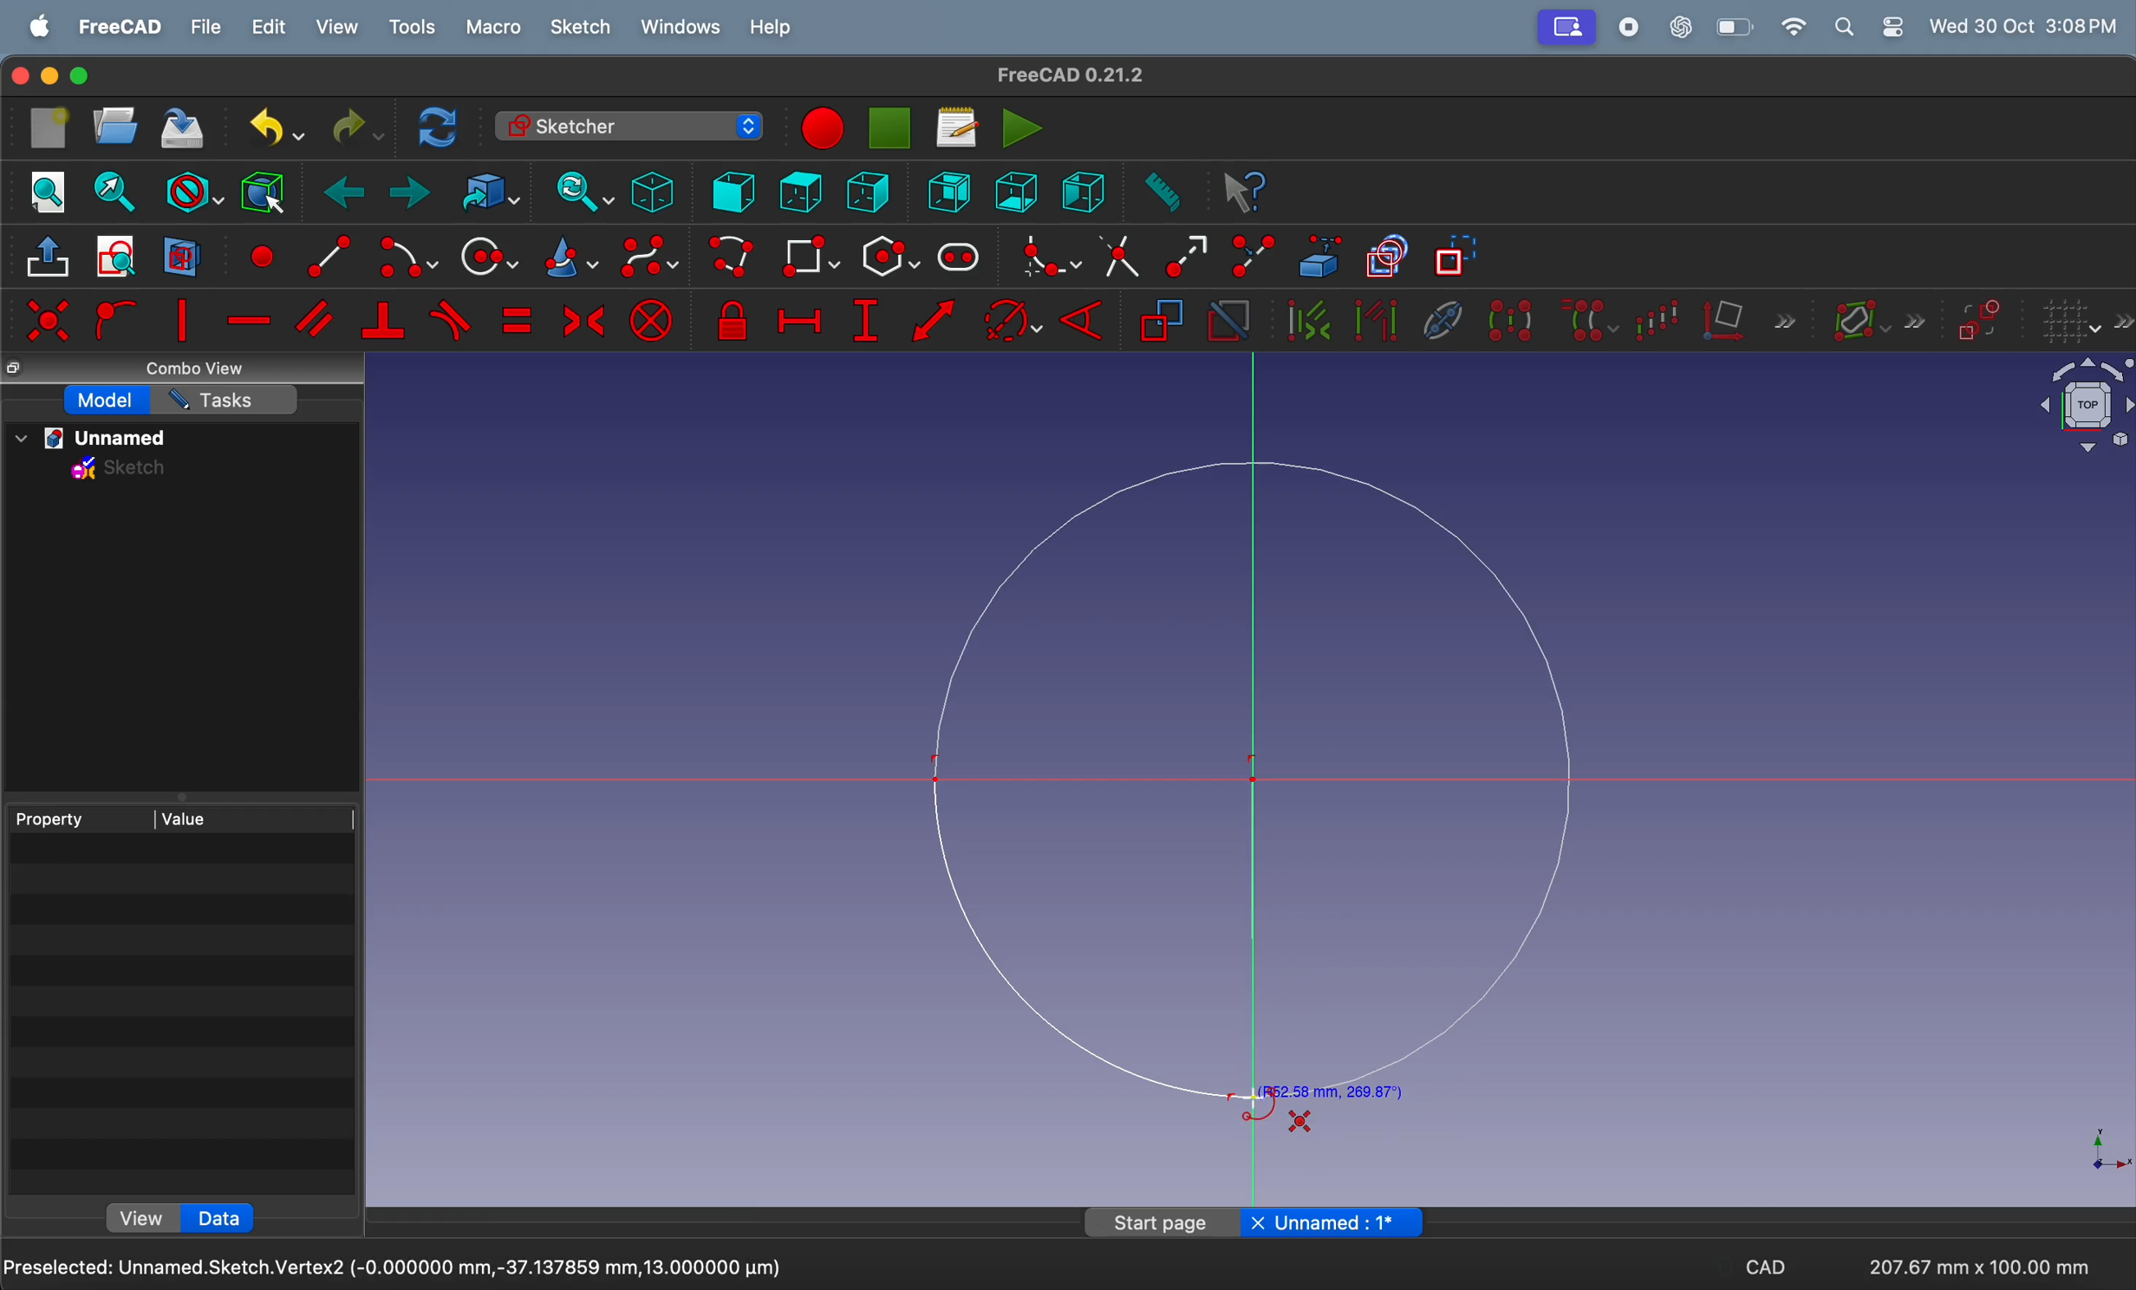  Describe the element at coordinates (47, 320) in the screenshot. I see `constrain co incident` at that location.